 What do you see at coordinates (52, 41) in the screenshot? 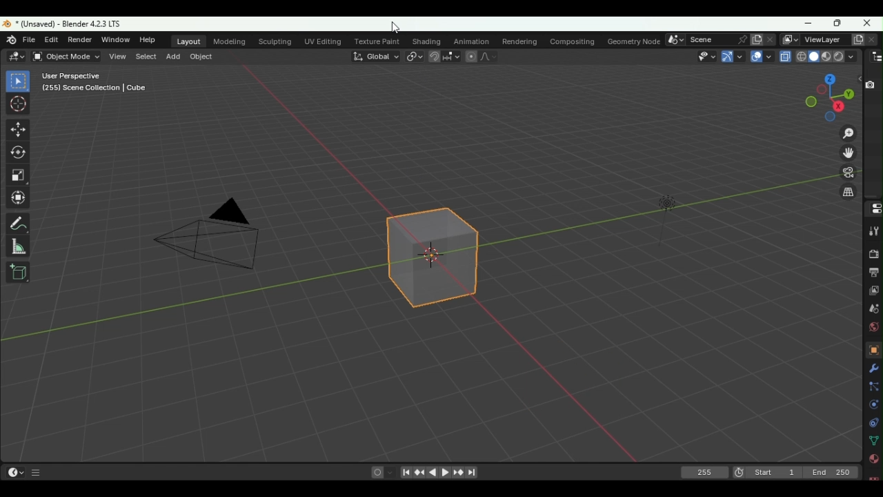
I see `Edit` at bounding box center [52, 41].